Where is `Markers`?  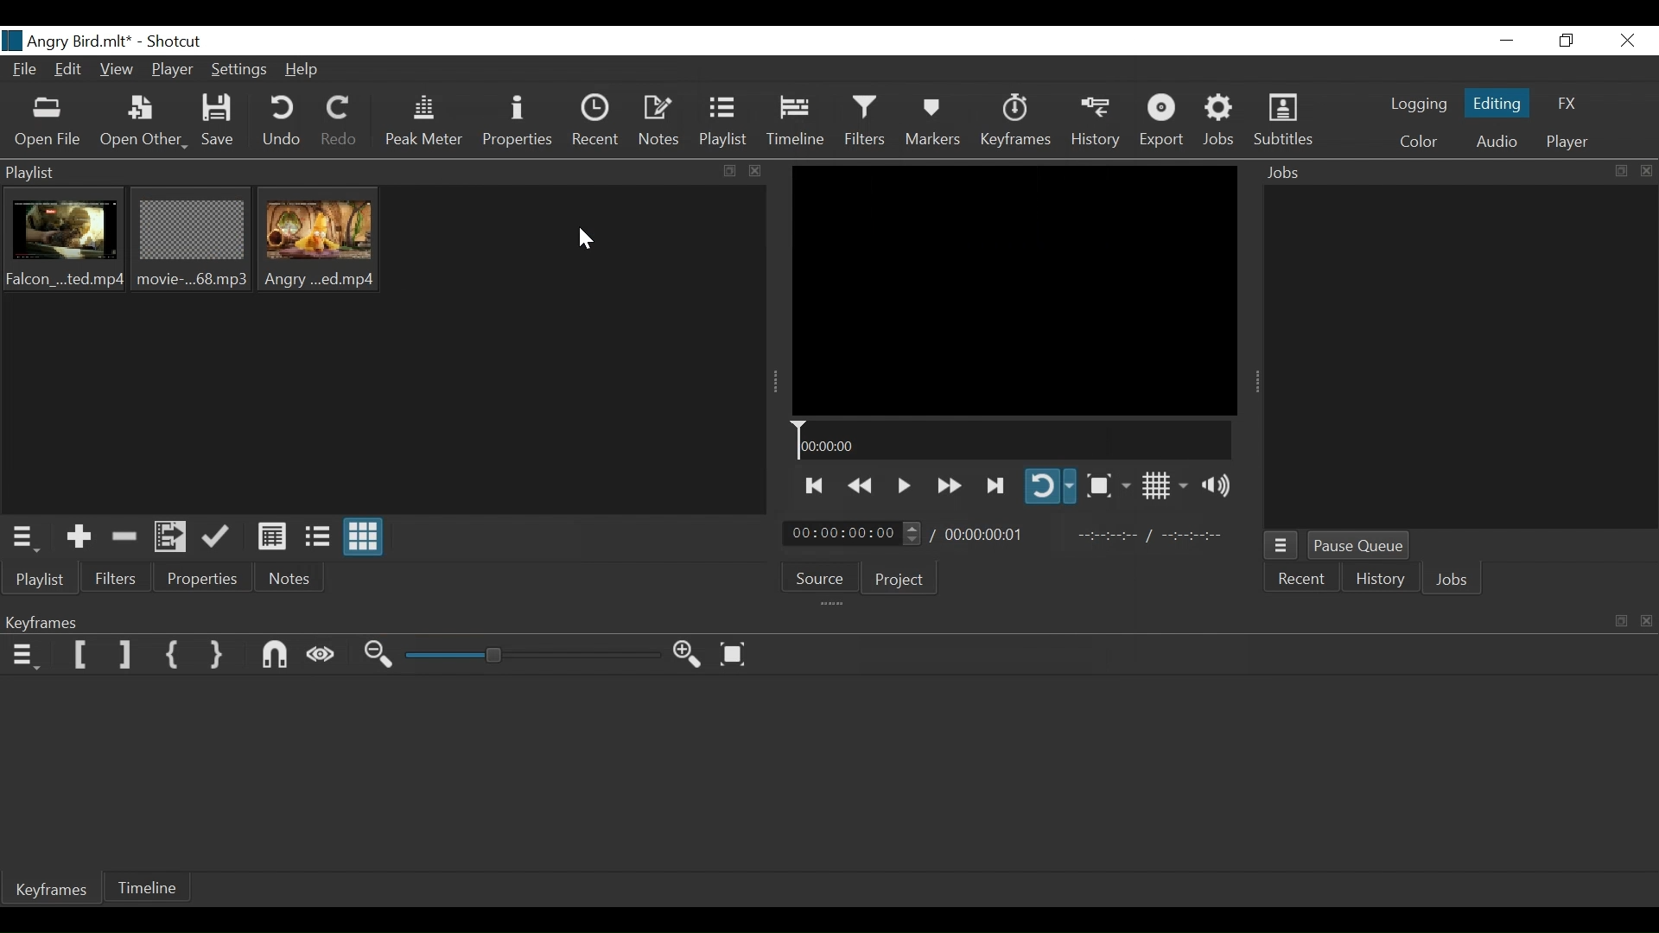
Markers is located at coordinates (934, 121).